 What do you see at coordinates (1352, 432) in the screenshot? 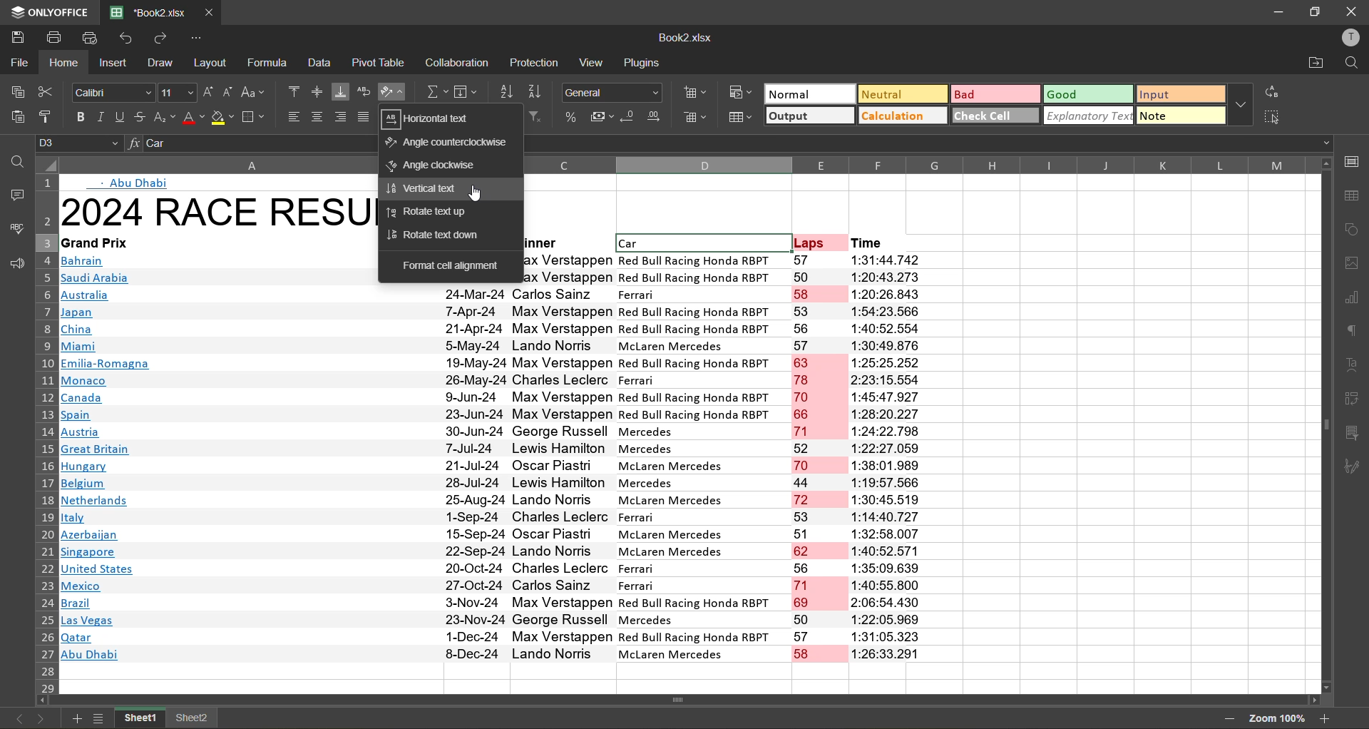
I see `slicer` at bounding box center [1352, 432].